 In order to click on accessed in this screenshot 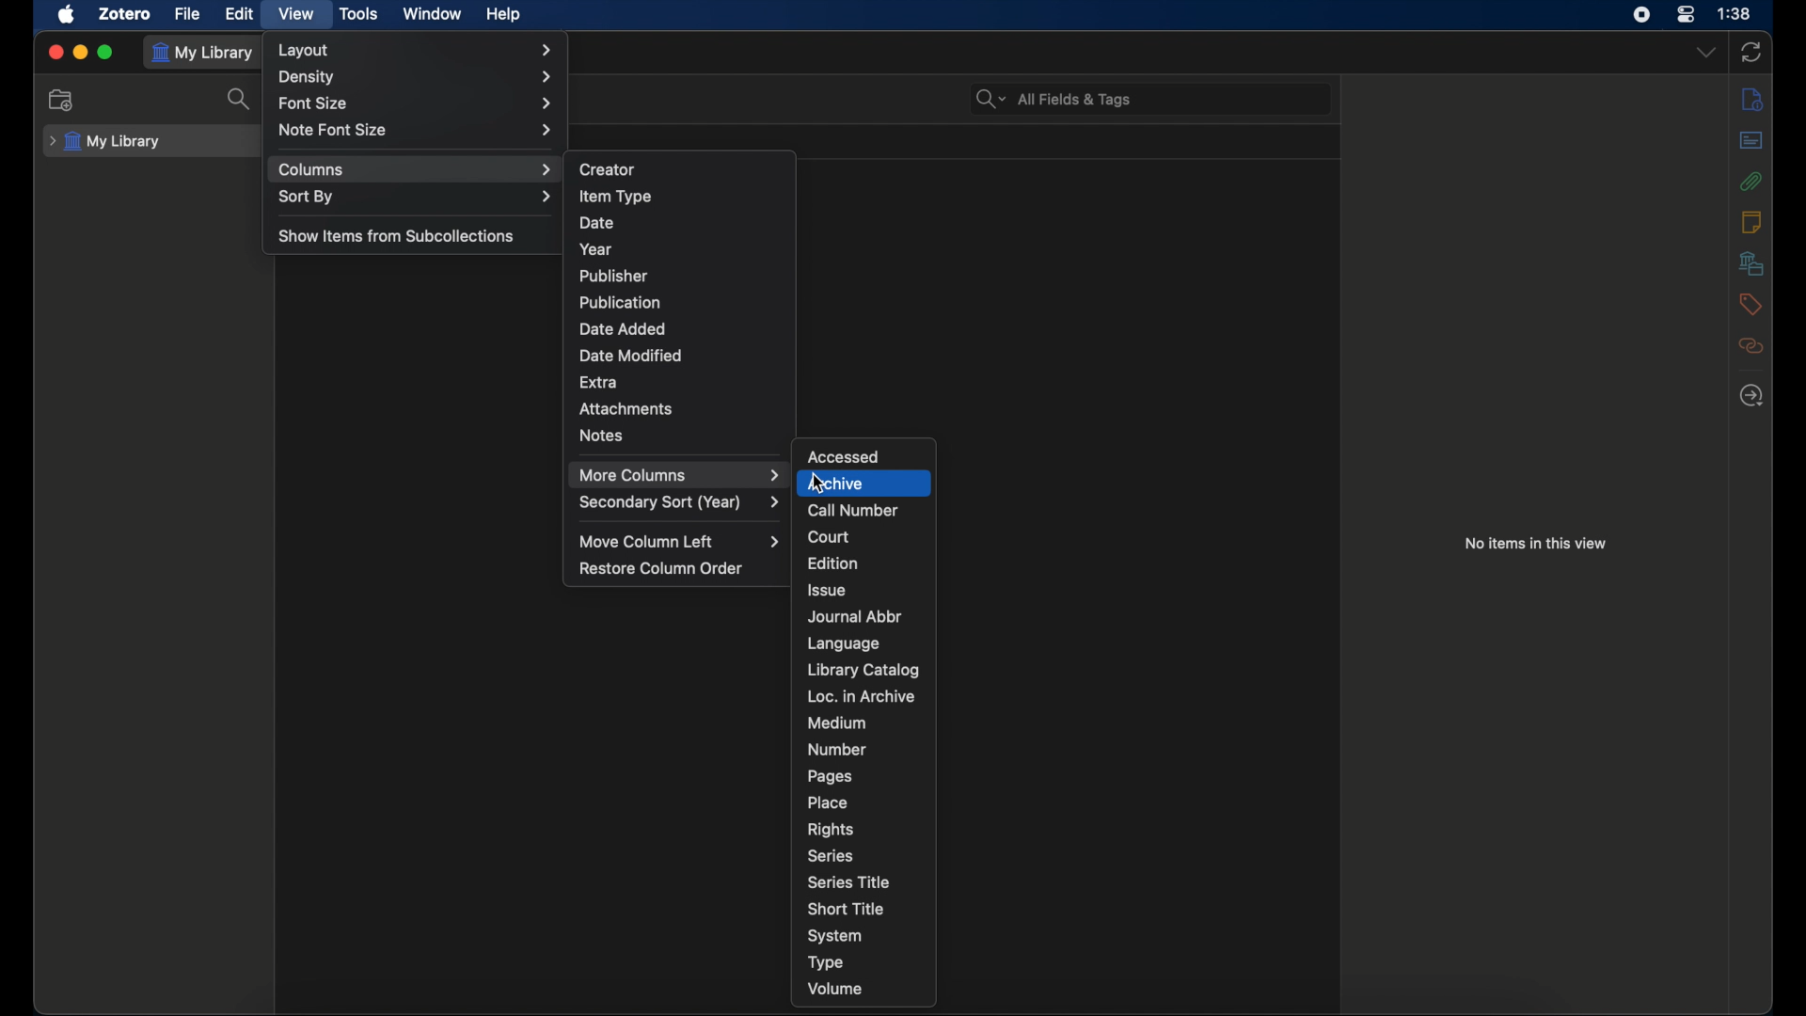, I will do `click(845, 456)`.